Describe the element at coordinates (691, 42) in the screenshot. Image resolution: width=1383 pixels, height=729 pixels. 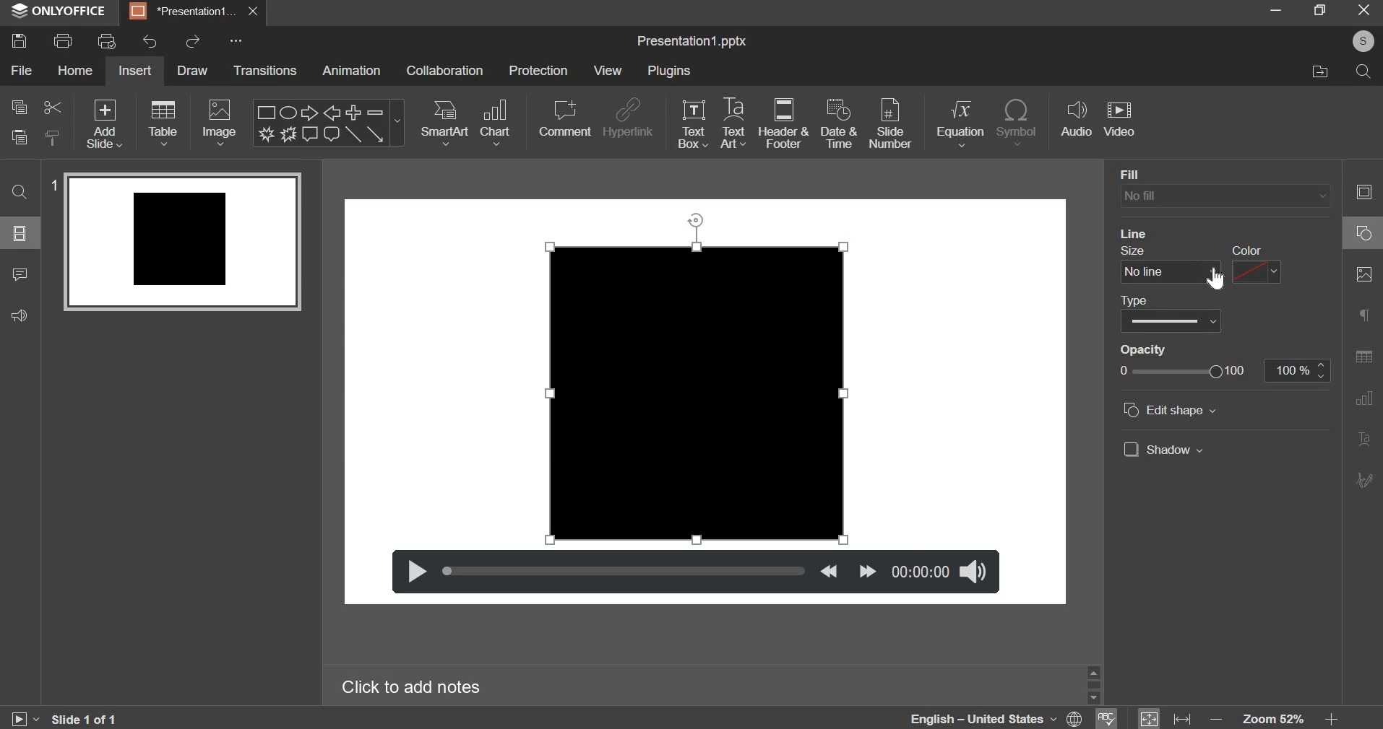
I see `presentation.pptx` at that location.